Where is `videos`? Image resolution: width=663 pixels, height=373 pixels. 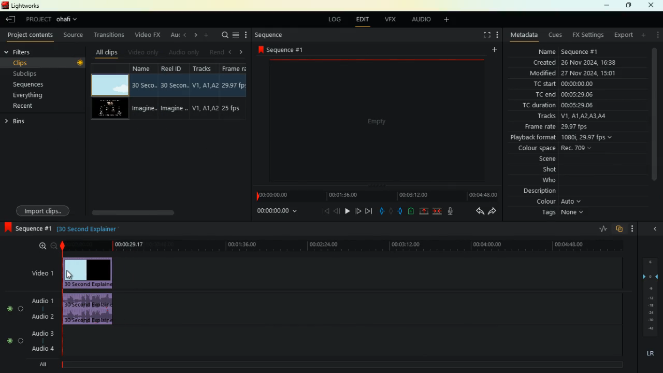 videos is located at coordinates (111, 107).